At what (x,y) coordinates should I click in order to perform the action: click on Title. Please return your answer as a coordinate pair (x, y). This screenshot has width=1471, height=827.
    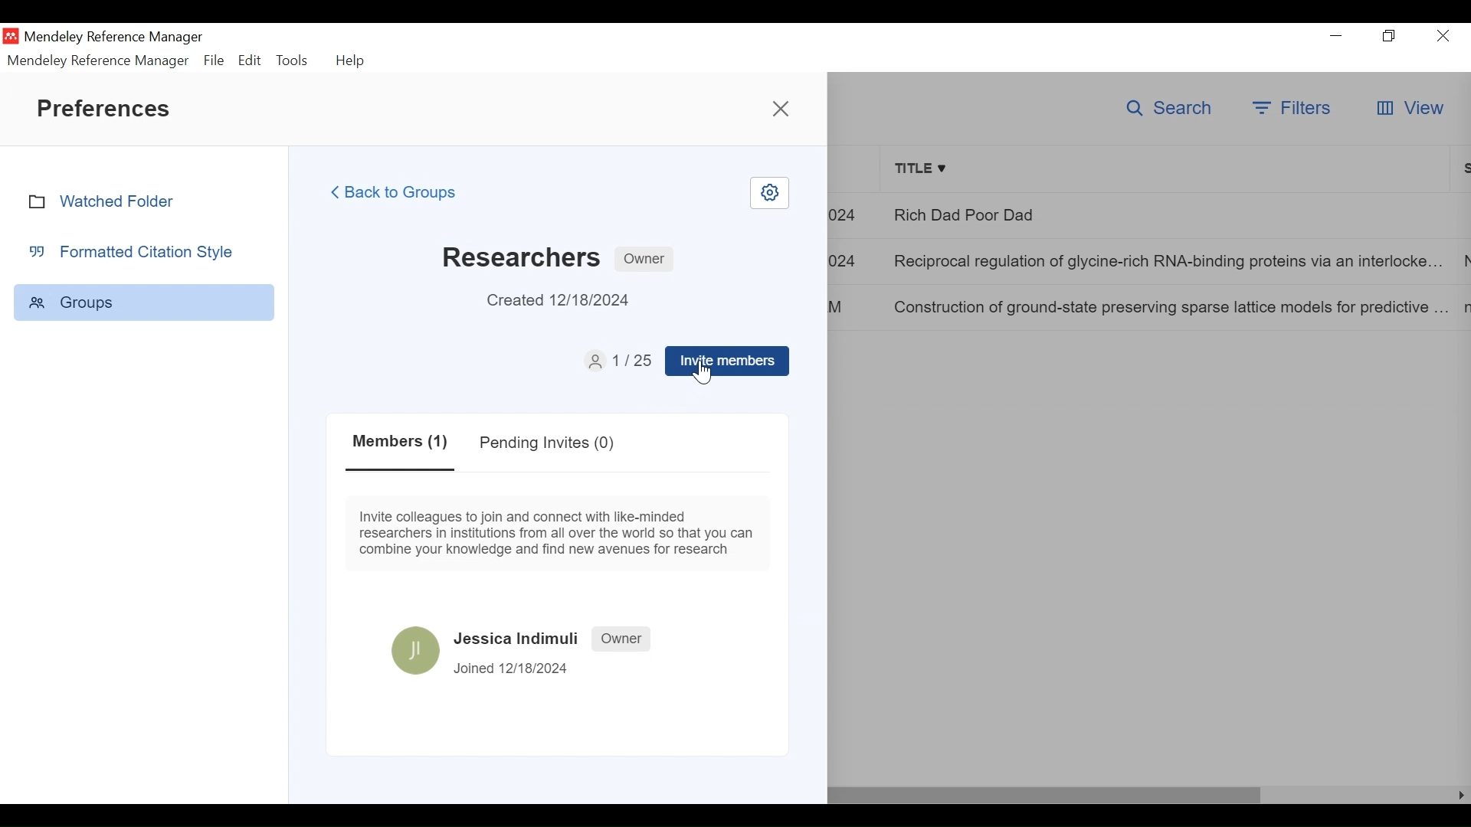
    Looking at the image, I should click on (1168, 170).